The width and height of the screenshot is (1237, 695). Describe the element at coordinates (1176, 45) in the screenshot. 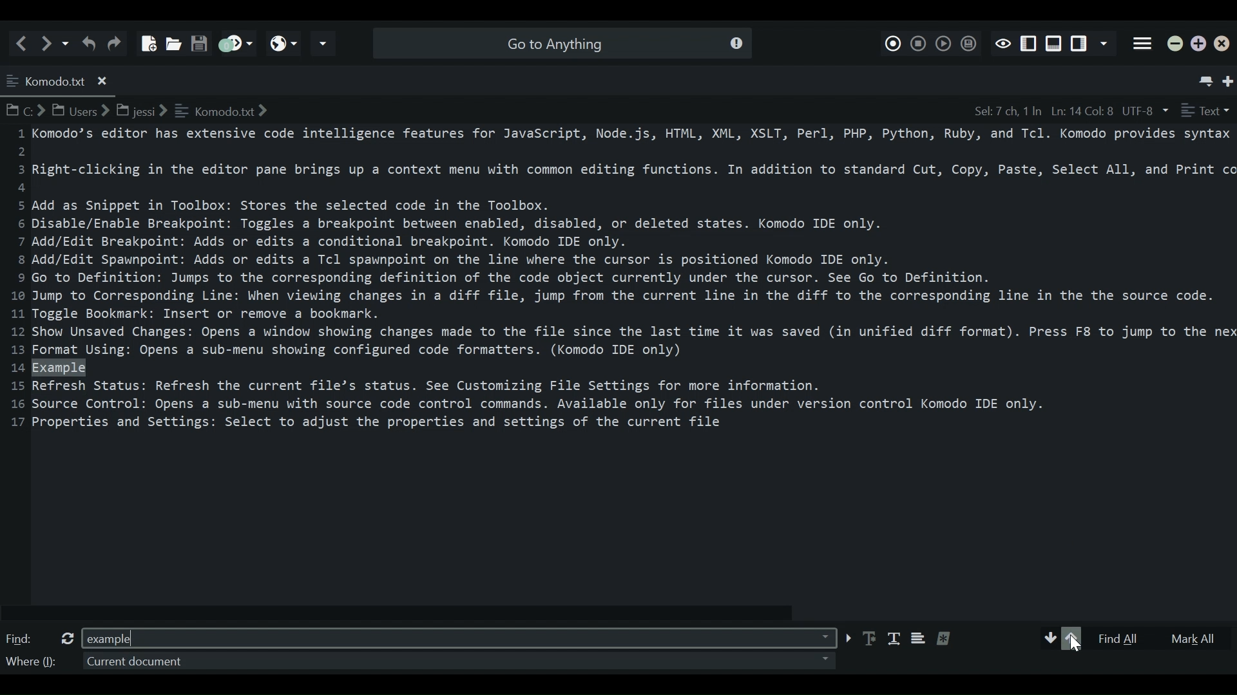

I see `minimize` at that location.